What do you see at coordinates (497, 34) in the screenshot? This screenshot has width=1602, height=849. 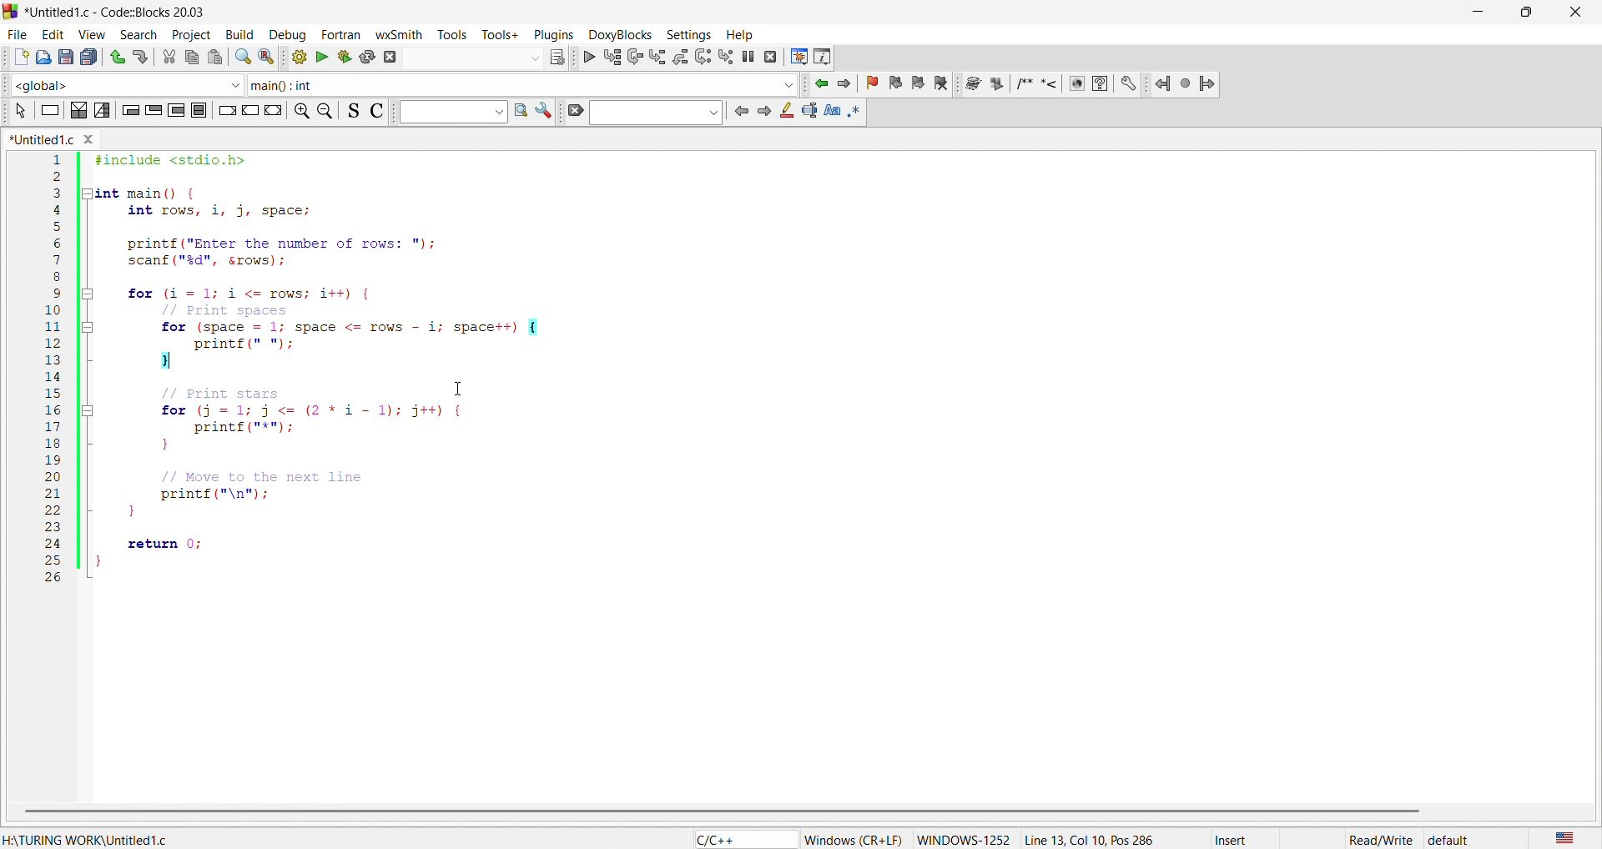 I see `tools+` at bounding box center [497, 34].